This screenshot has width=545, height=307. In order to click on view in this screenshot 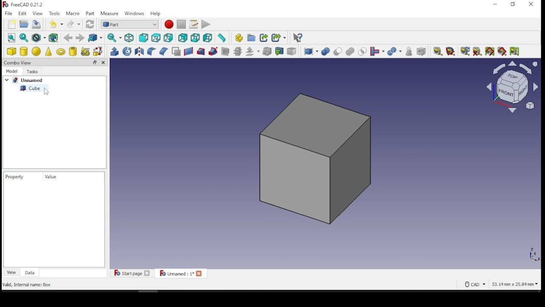, I will do `click(37, 13)`.